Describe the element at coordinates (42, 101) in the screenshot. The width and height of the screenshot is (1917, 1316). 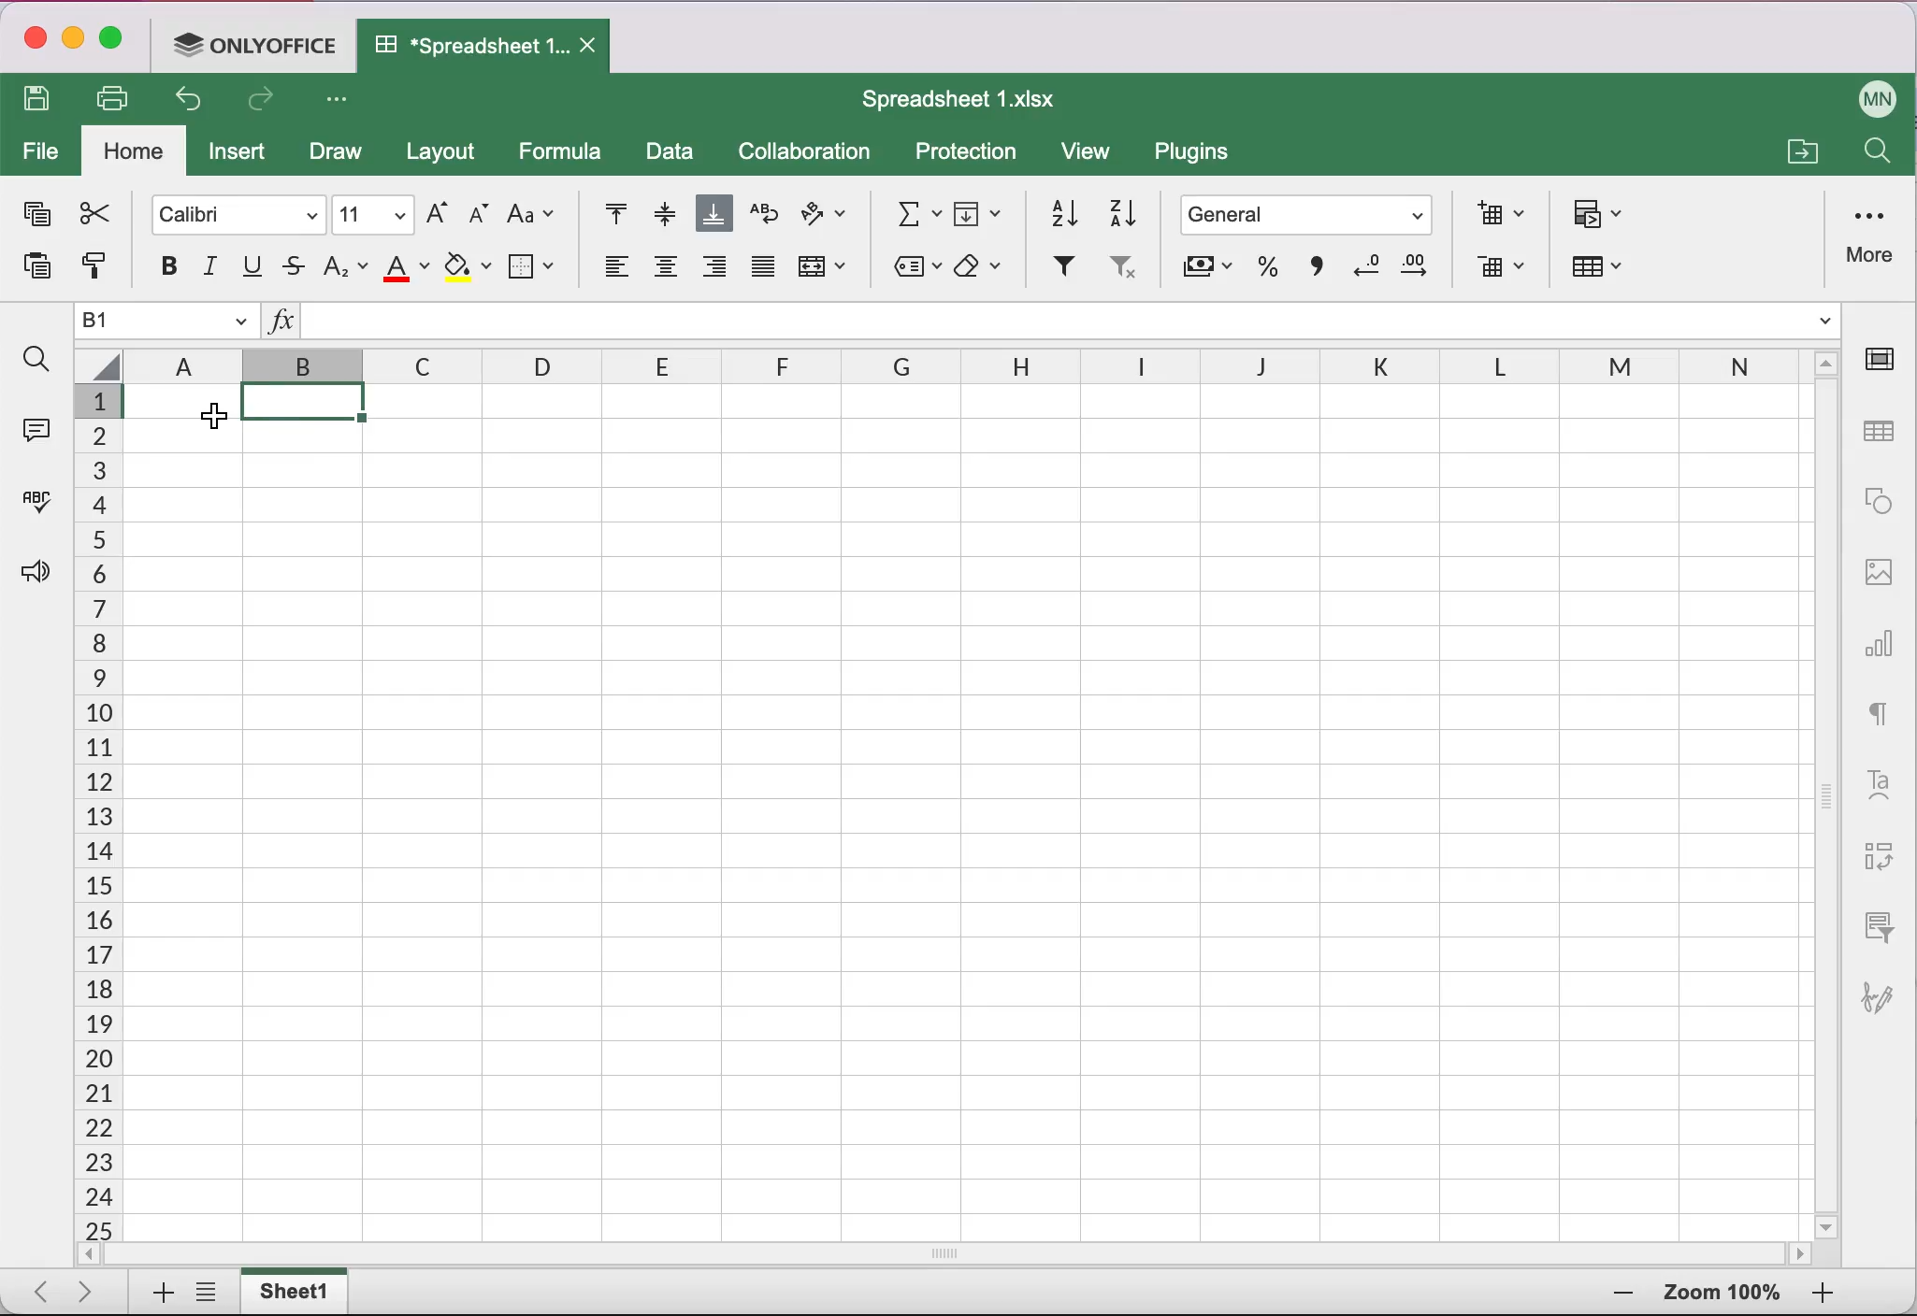
I see `save` at that location.